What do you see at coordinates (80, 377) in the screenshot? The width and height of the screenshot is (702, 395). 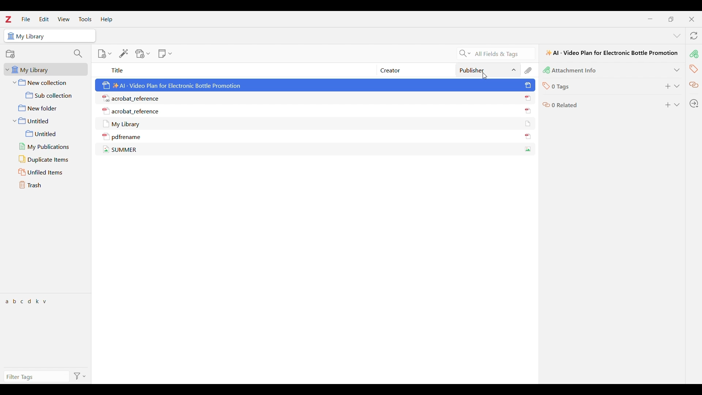 I see `Filter options` at bounding box center [80, 377].